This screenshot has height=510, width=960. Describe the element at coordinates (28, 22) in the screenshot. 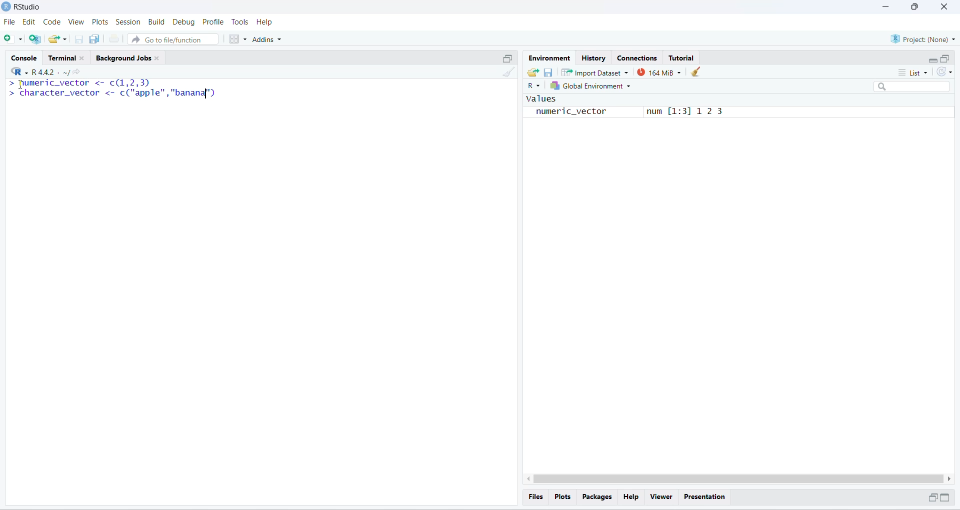

I see `edit` at that location.